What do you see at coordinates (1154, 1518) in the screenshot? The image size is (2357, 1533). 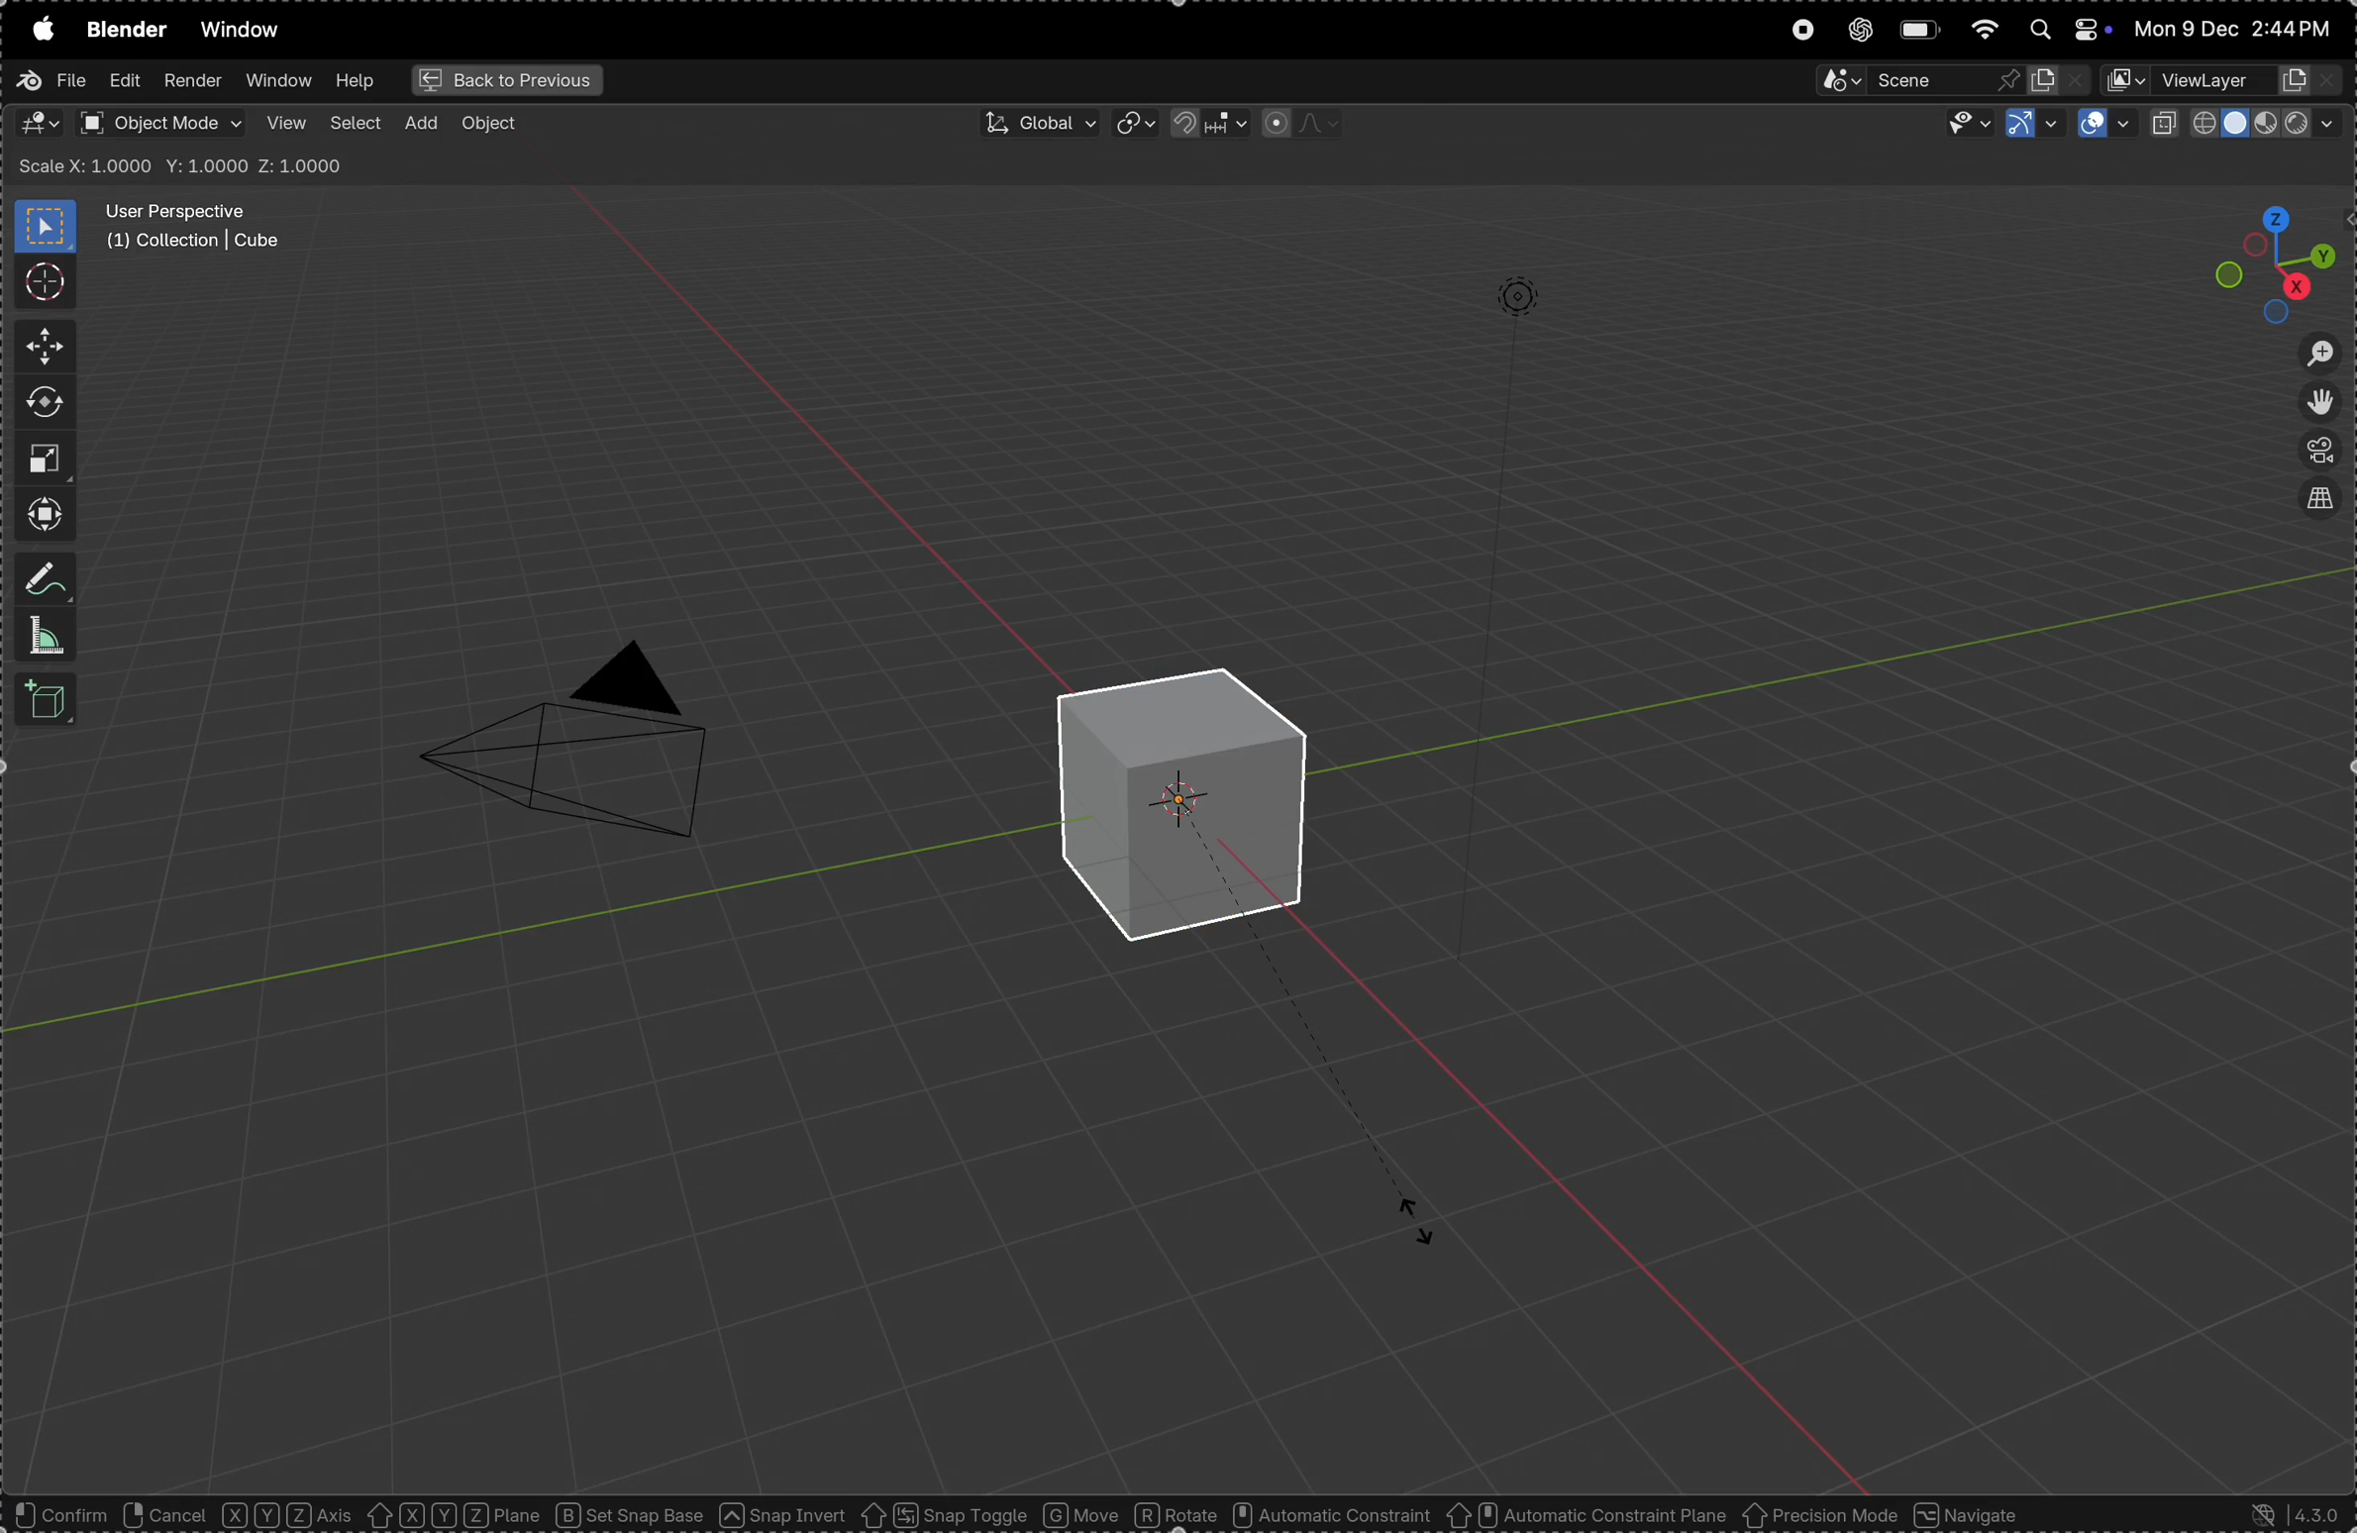 I see `object` at bounding box center [1154, 1518].